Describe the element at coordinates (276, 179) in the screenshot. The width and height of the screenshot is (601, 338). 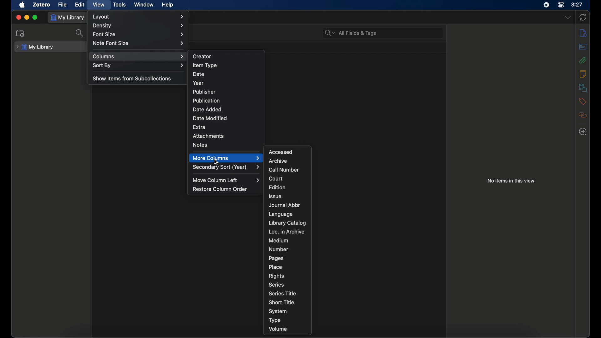
I see `court` at that location.